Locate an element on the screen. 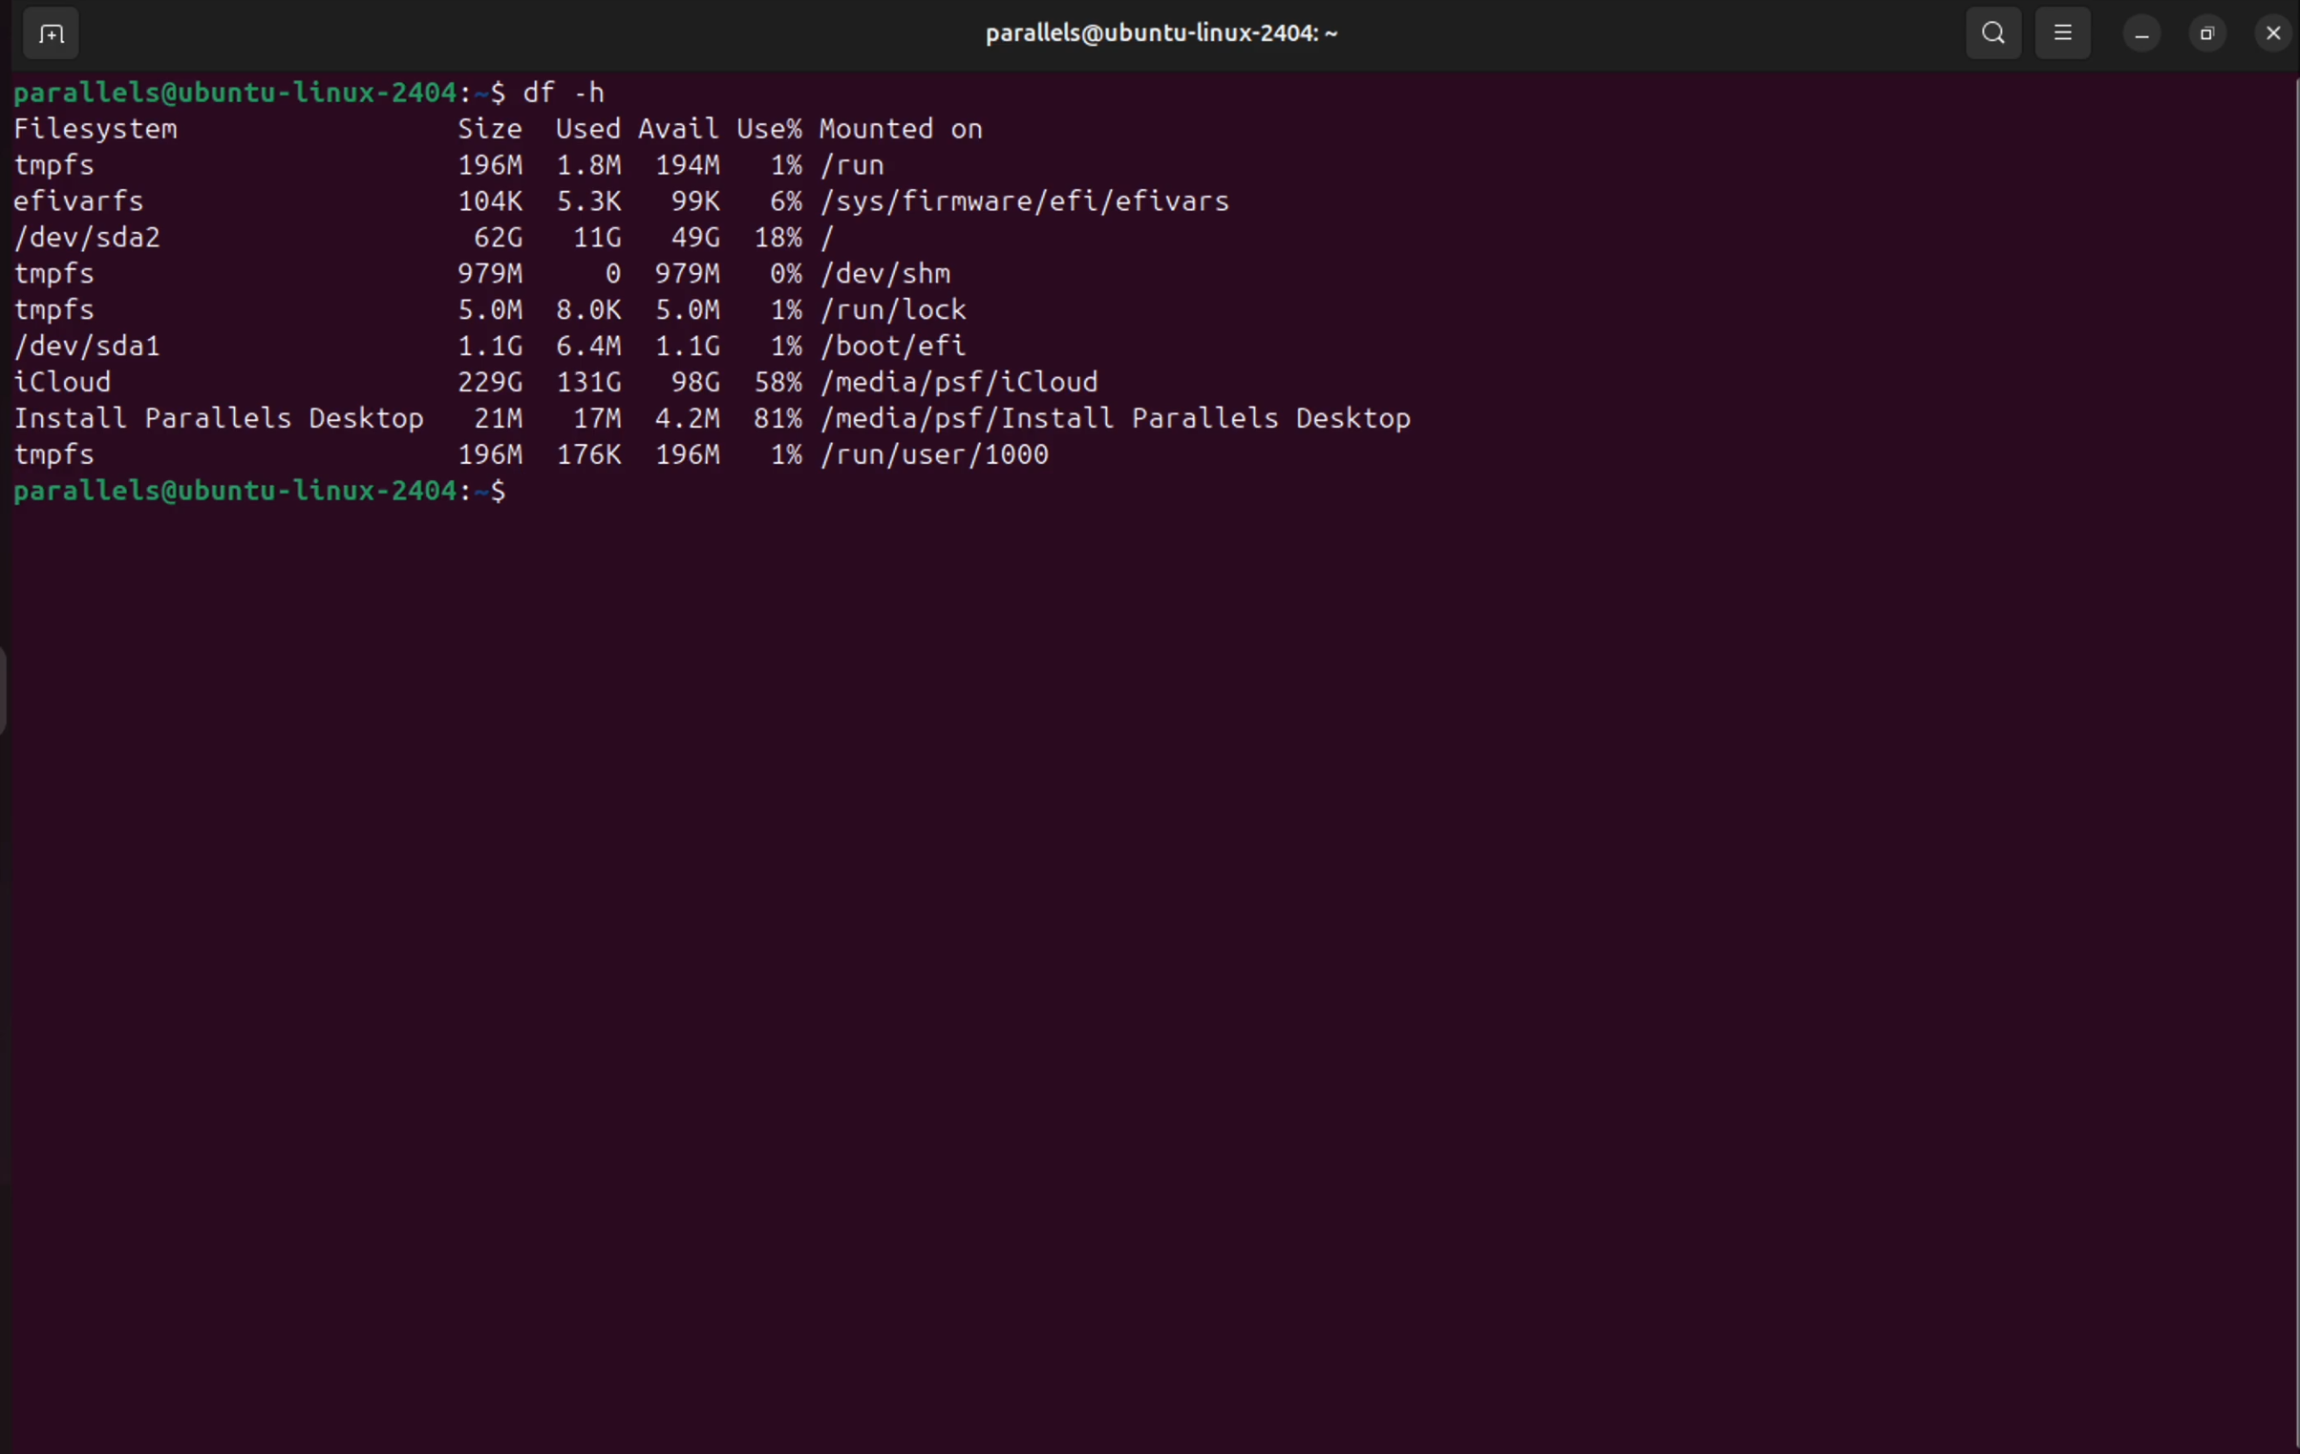 The image size is (2300, 1454). 49g is located at coordinates (693, 238).